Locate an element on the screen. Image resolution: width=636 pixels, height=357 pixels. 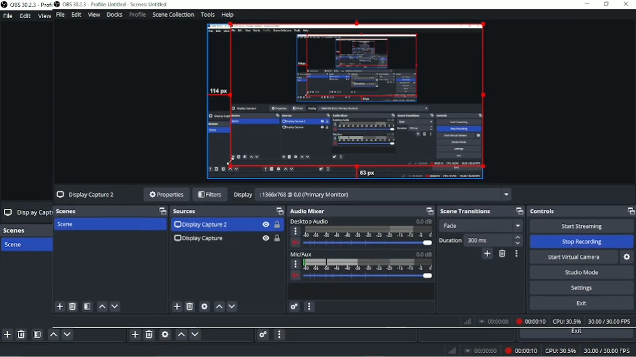
30.00/30.00 FPS is located at coordinates (608, 321).